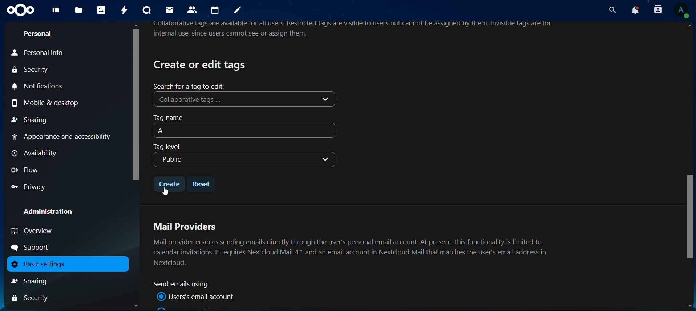  What do you see at coordinates (33, 248) in the screenshot?
I see `support` at bounding box center [33, 248].